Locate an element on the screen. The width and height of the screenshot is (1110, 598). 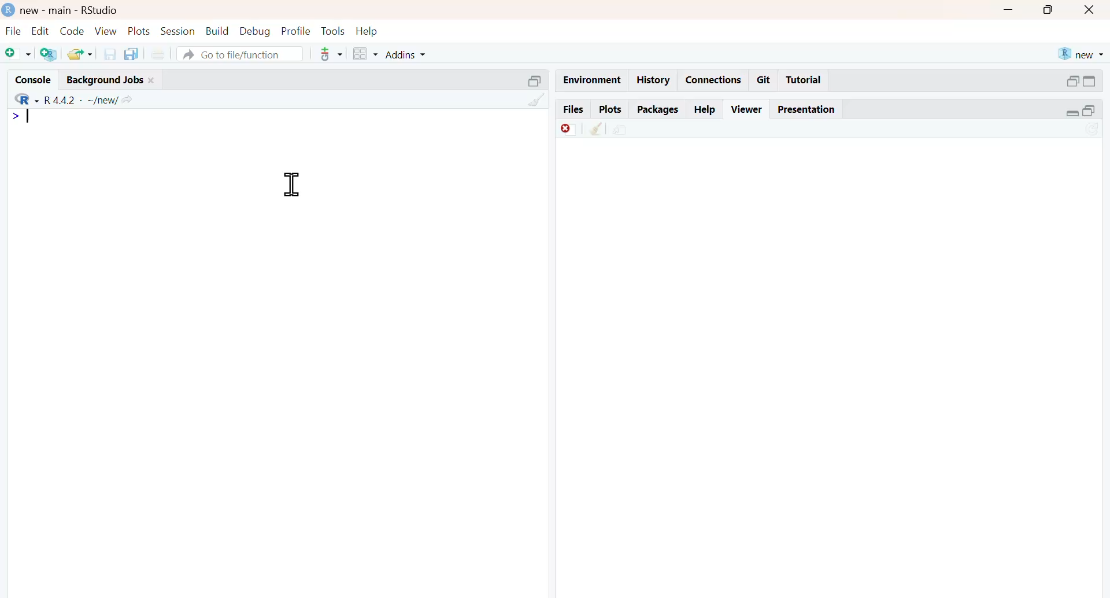
code is located at coordinates (73, 31).